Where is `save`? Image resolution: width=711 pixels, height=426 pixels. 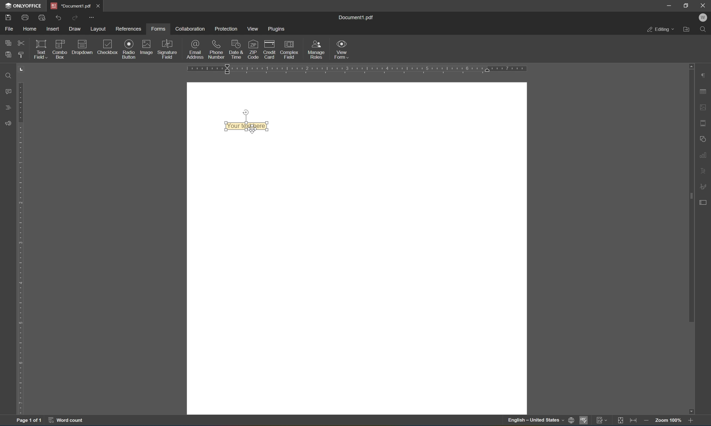 save is located at coordinates (9, 18).